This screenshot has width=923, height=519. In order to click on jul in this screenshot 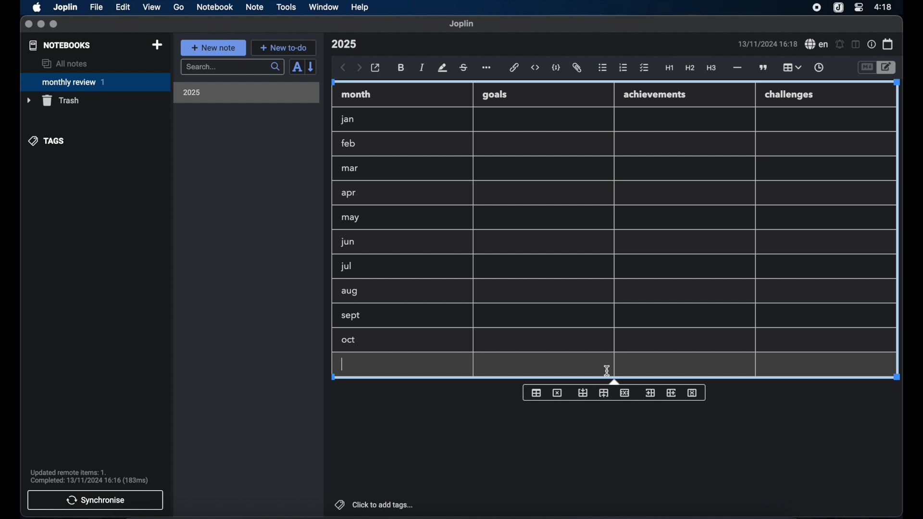, I will do `click(345, 267)`.